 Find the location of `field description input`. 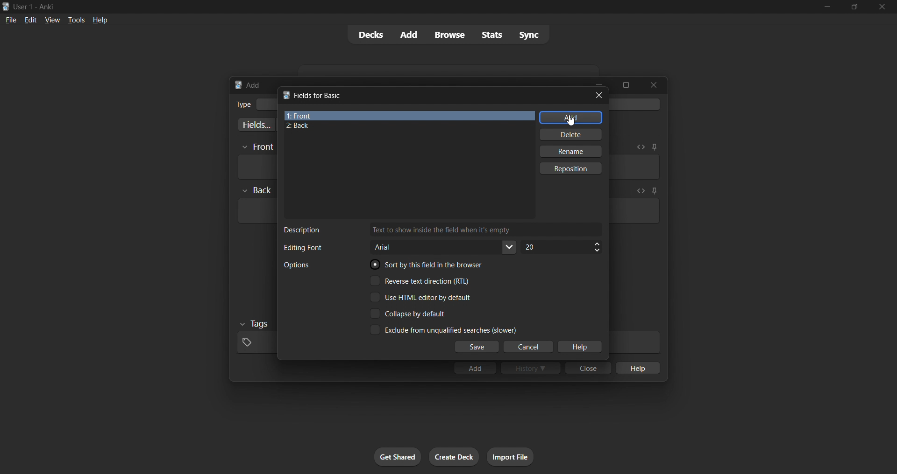

field description input is located at coordinates (486, 230).